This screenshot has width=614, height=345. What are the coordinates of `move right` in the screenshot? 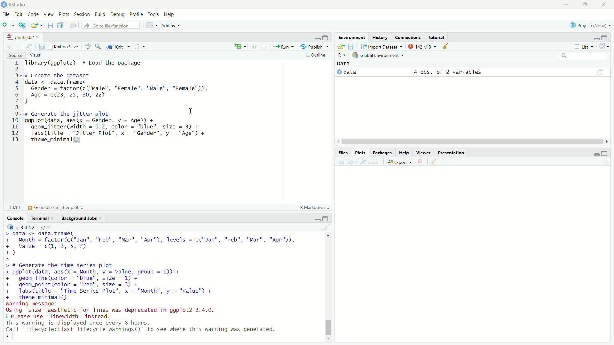 It's located at (607, 141).